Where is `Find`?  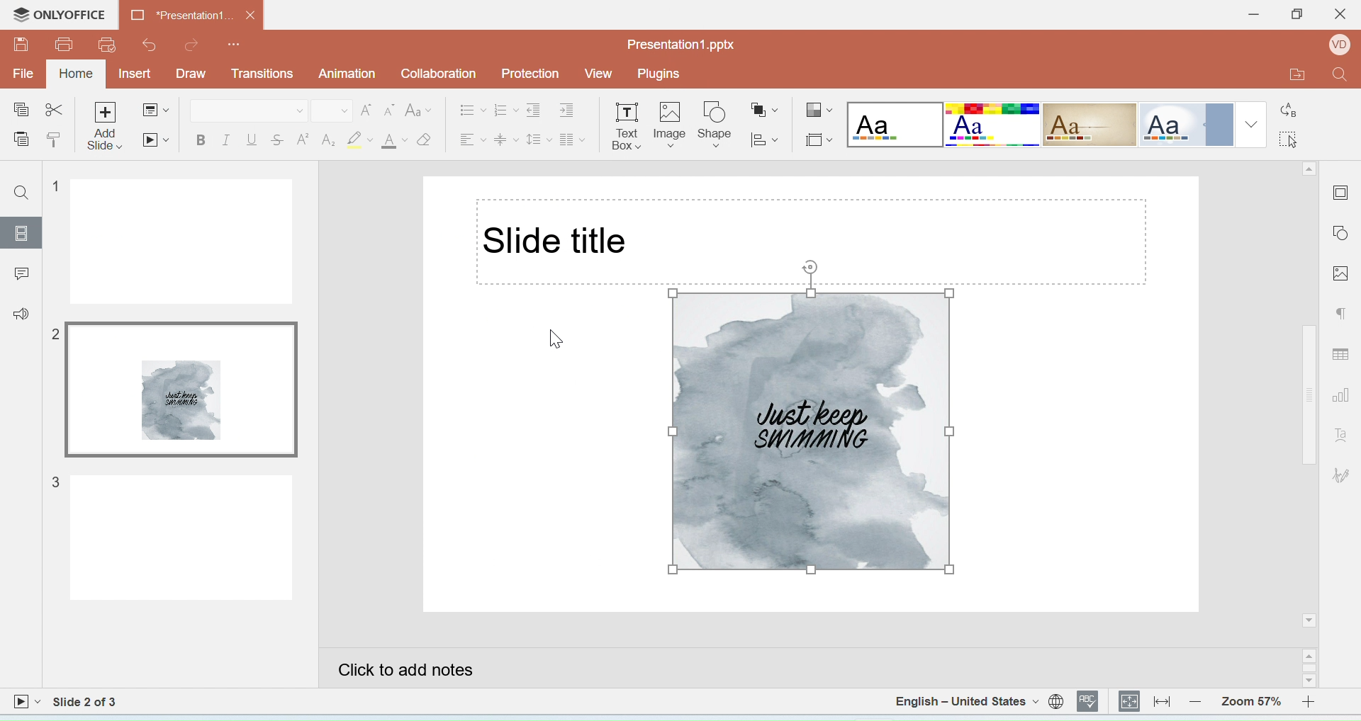 Find is located at coordinates (1340, 78).